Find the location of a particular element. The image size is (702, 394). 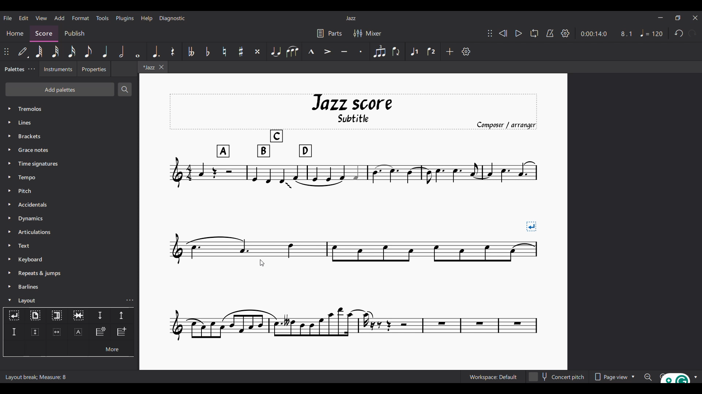

Concert pitch toggle is located at coordinates (558, 376).